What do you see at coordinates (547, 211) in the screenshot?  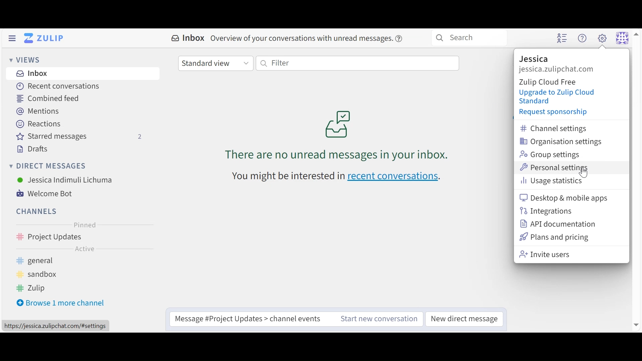 I see `Intergrations` at bounding box center [547, 211].